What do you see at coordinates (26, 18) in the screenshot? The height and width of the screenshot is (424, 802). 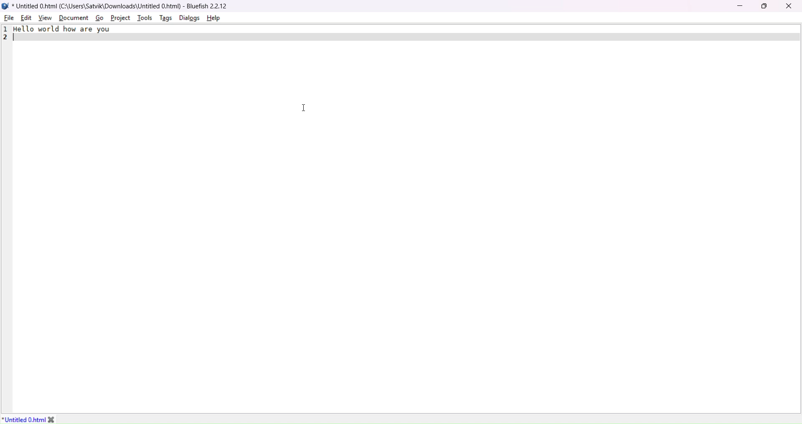 I see `edit` at bounding box center [26, 18].